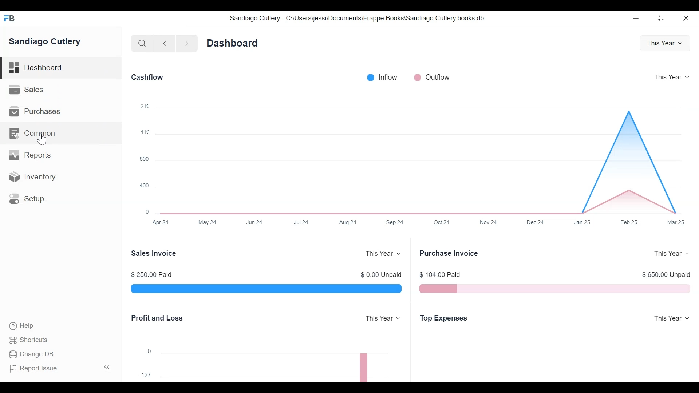 Image resolution: width=699 pixels, height=393 pixels. I want to click on This year, so click(665, 42).